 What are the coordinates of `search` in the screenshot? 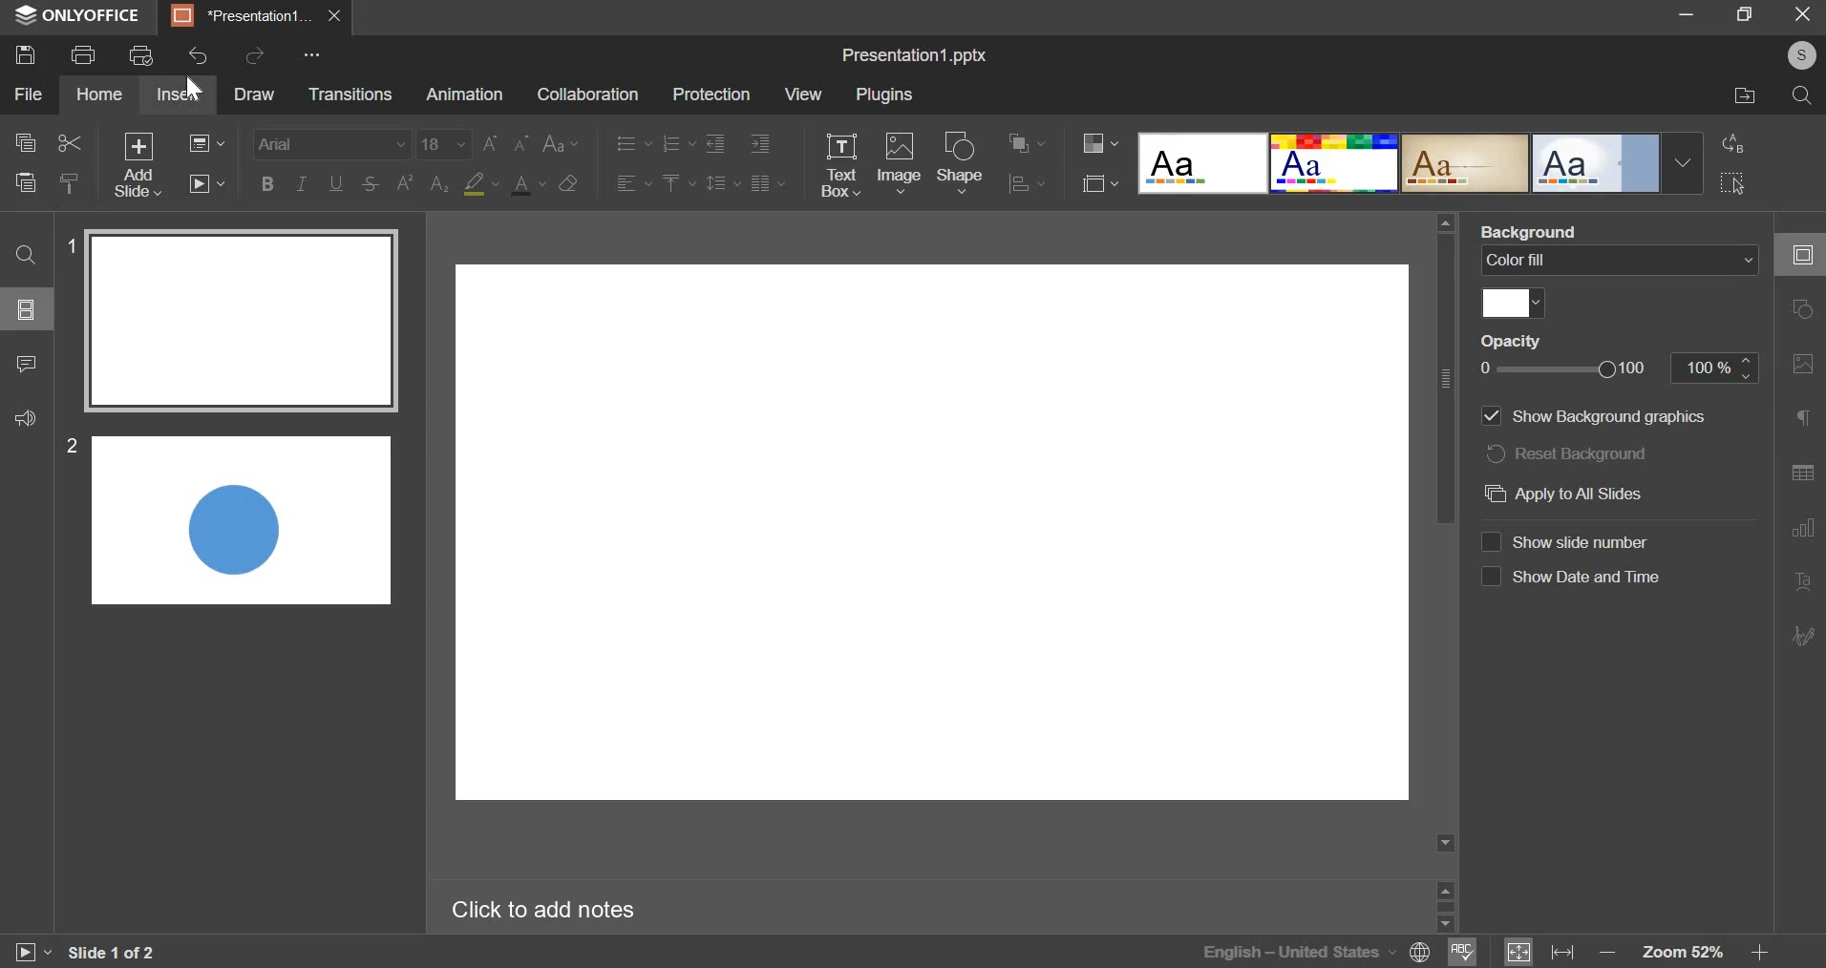 It's located at (1804, 97).